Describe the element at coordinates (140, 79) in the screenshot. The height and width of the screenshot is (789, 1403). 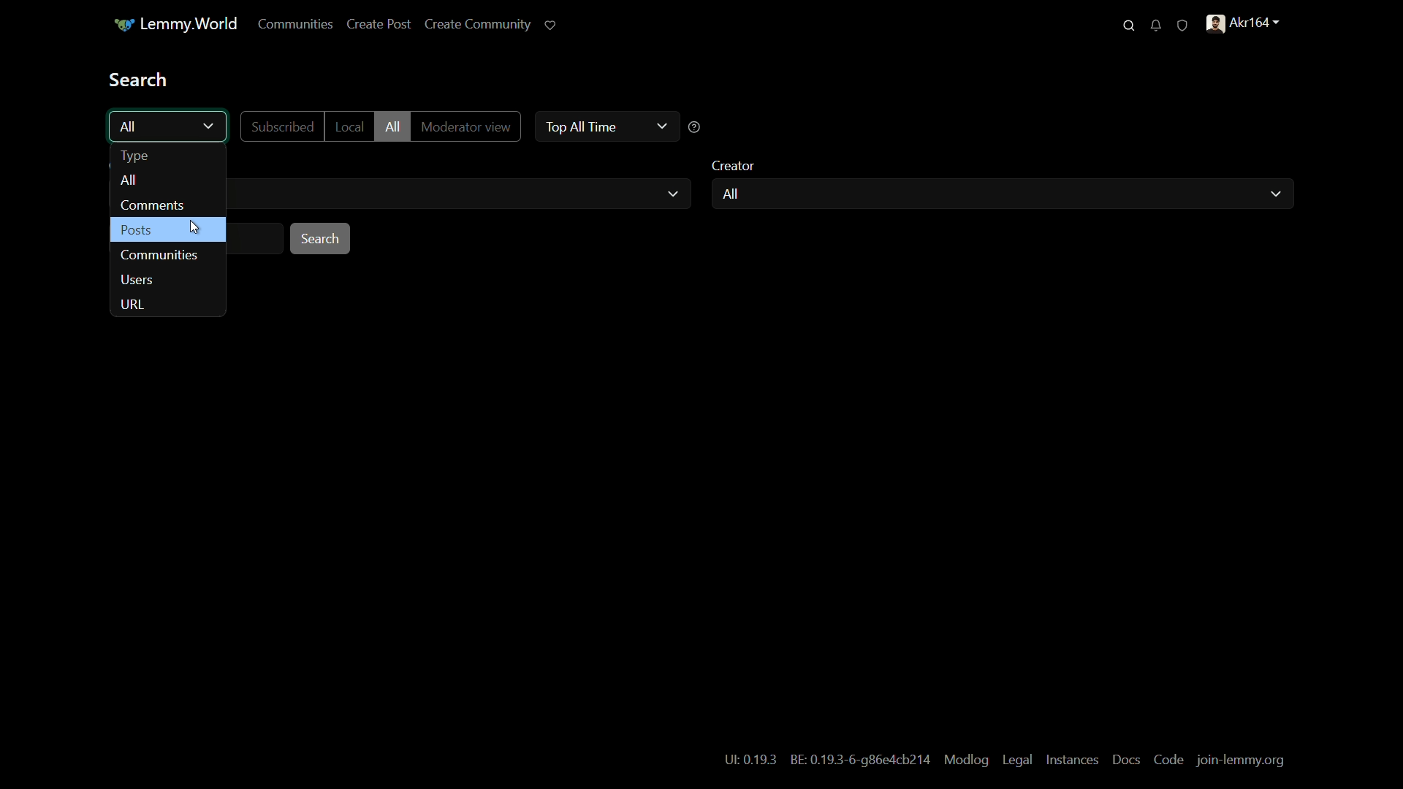
I see `search` at that location.